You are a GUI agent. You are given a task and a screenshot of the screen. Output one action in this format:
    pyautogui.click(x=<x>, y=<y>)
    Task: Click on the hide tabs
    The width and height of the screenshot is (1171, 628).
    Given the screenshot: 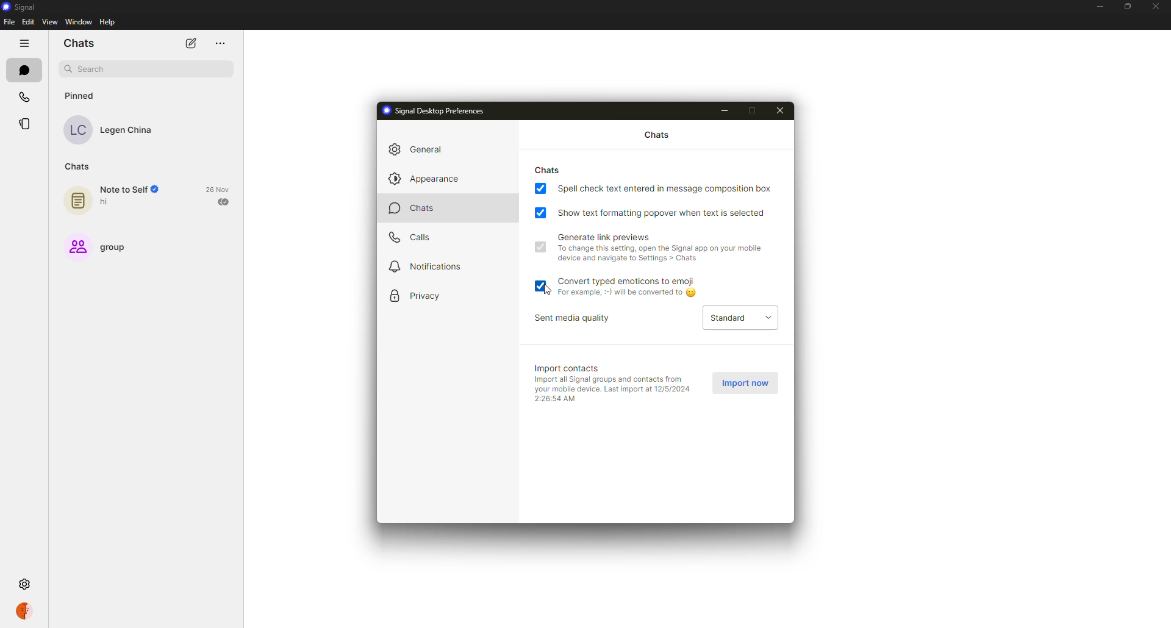 What is the action you would take?
    pyautogui.click(x=24, y=45)
    